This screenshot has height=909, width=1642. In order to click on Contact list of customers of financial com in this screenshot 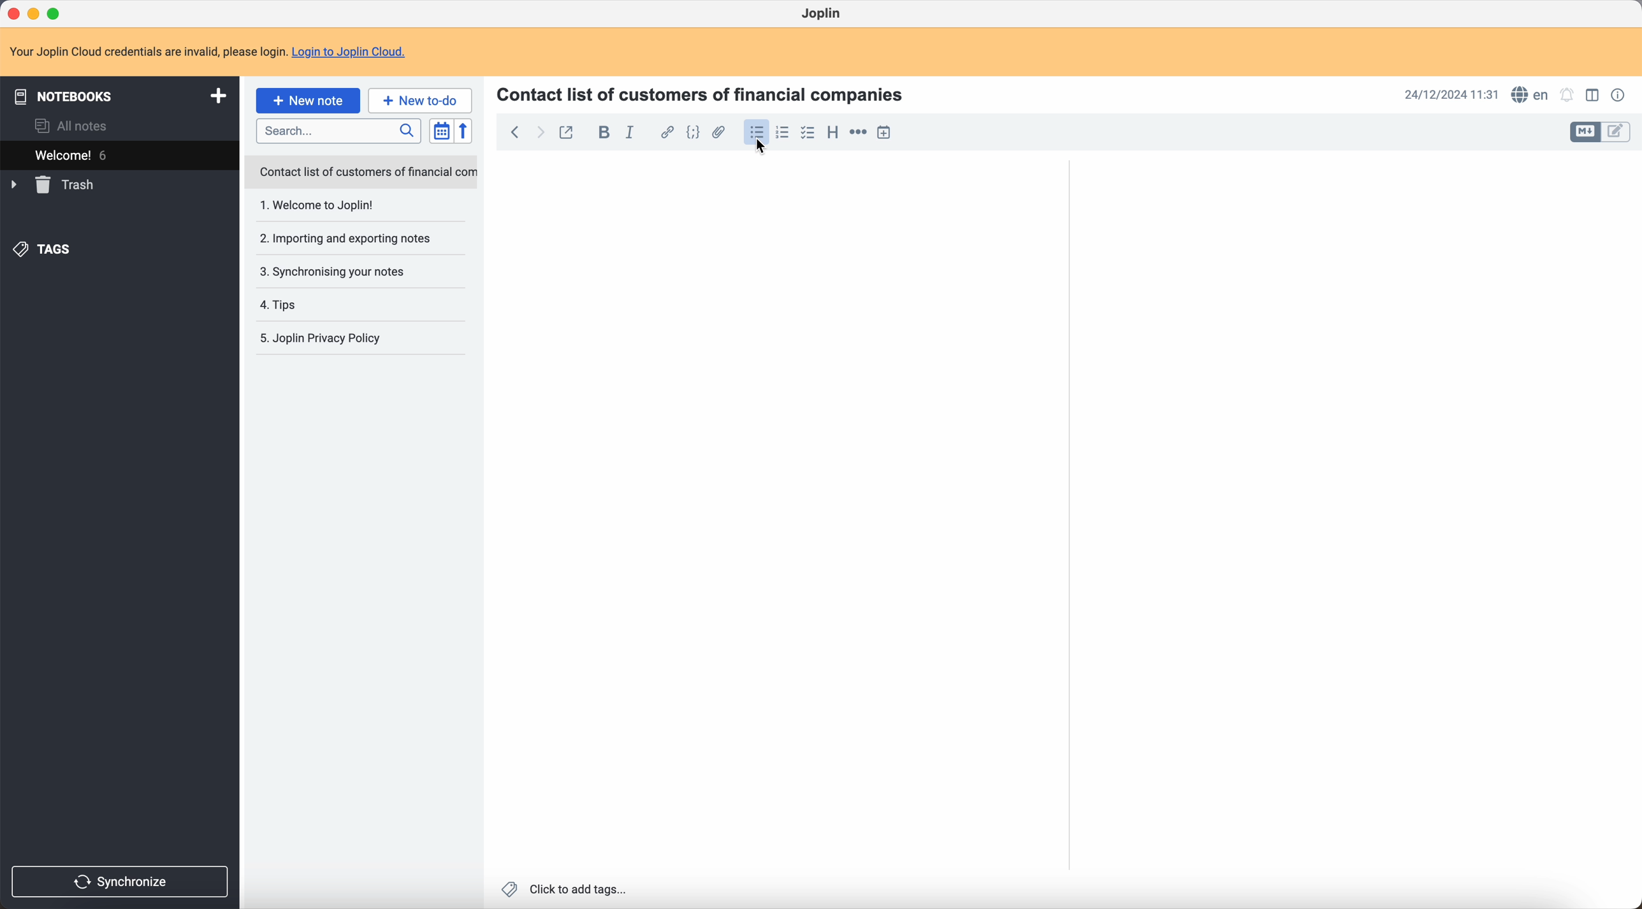, I will do `click(367, 173)`.